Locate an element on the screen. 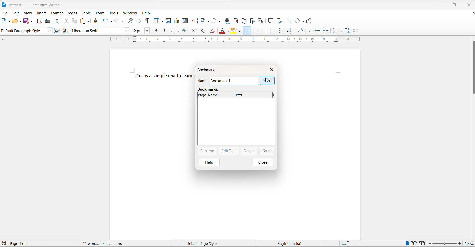 Image resolution: width=475 pixels, height=247 pixels. outline format options is located at coordinates (310, 31).